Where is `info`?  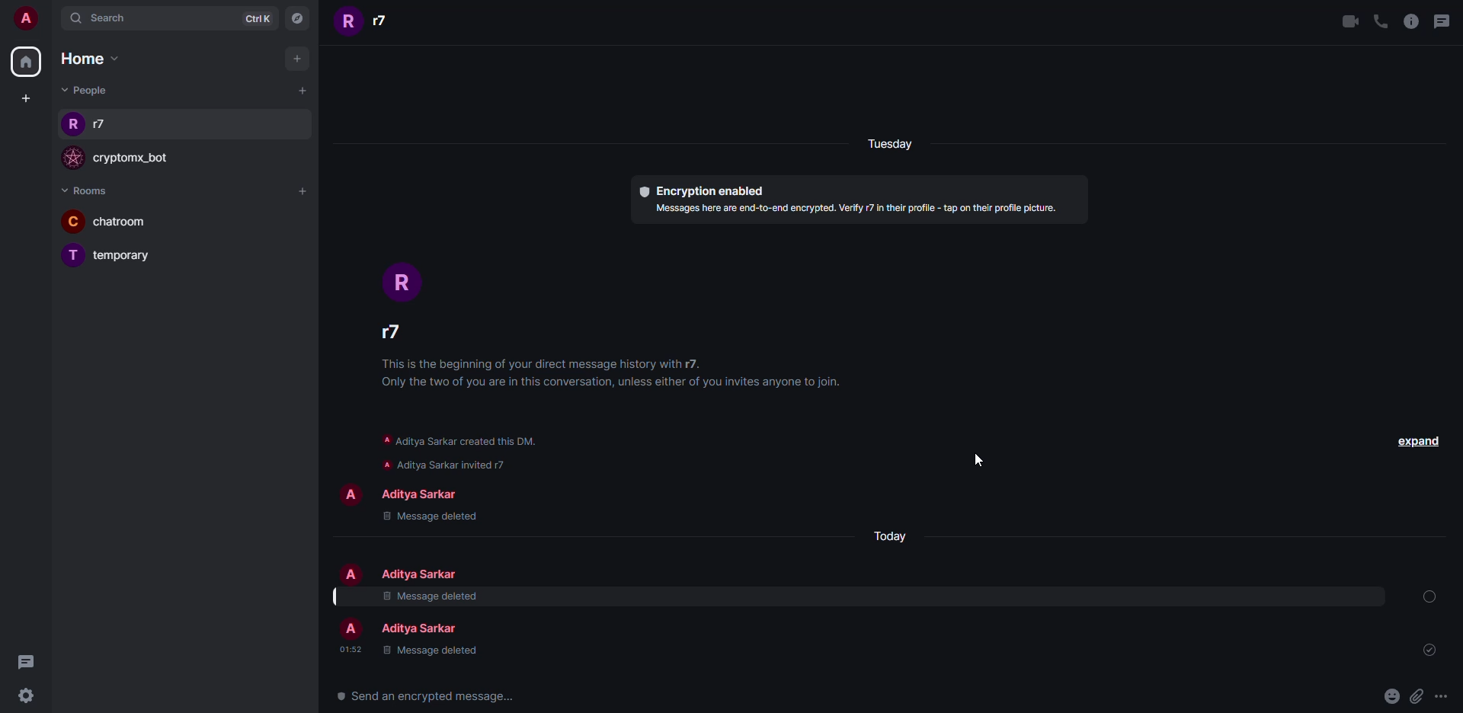
info is located at coordinates (1410, 21).